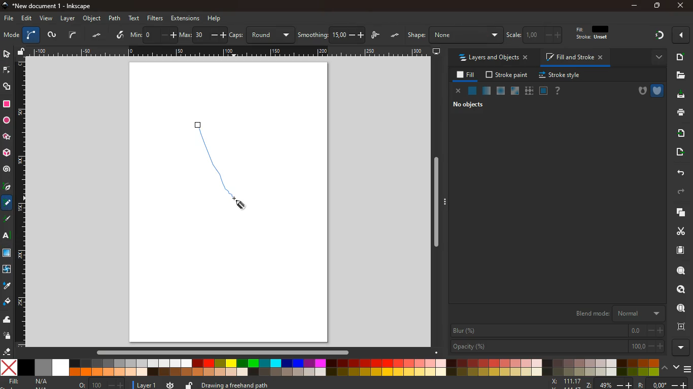 The height and width of the screenshot is (389, 693). Describe the element at coordinates (47, 19) in the screenshot. I see `view` at that location.